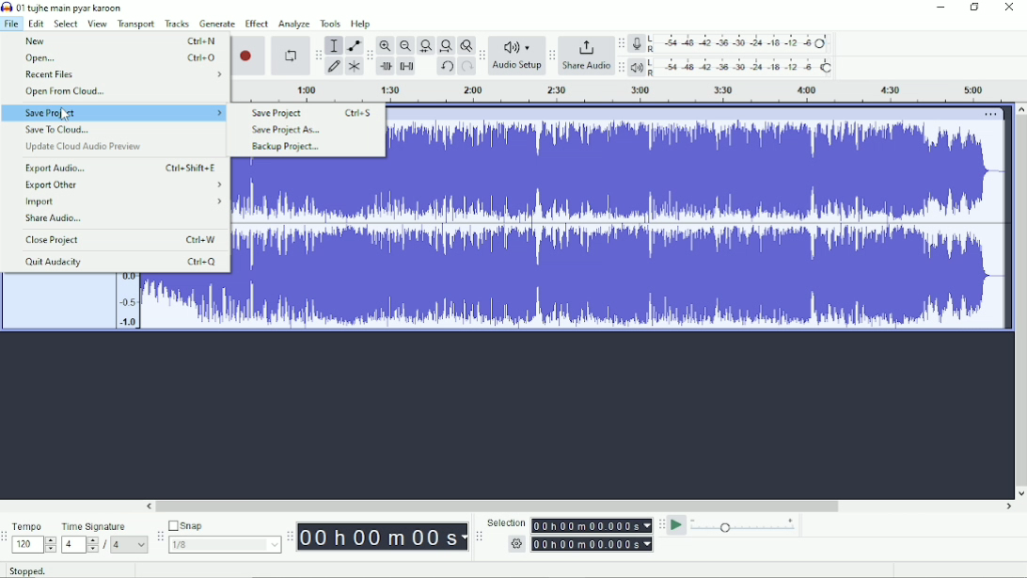 The width and height of the screenshot is (1027, 578). What do you see at coordinates (517, 55) in the screenshot?
I see `Audio Setup` at bounding box center [517, 55].